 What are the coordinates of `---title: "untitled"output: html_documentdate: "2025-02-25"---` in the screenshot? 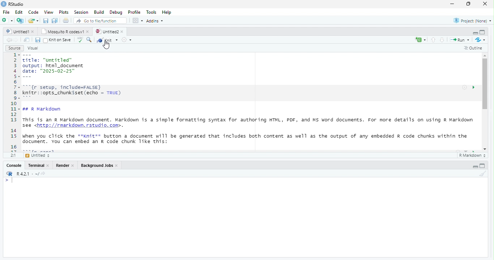 It's located at (53, 66).